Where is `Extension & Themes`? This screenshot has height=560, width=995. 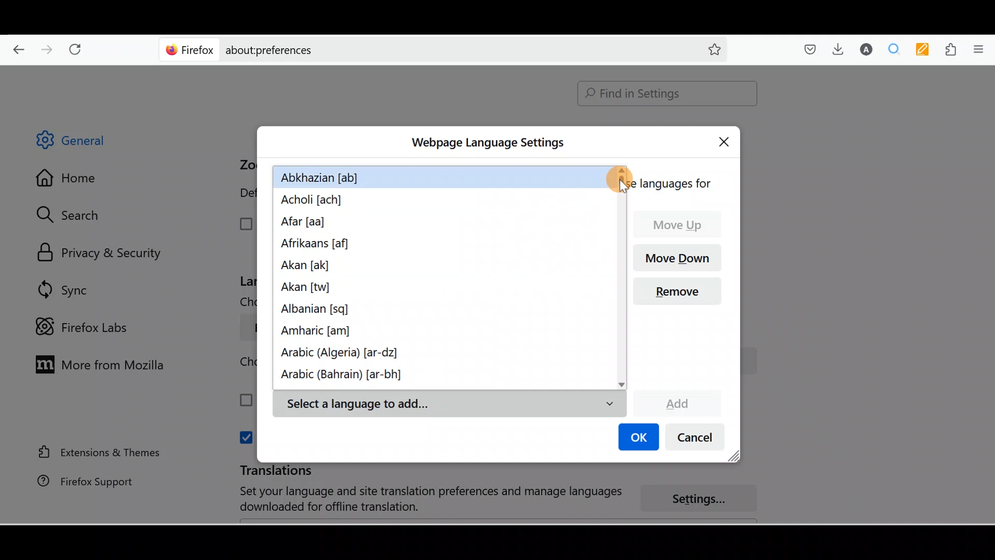
Extension & Themes is located at coordinates (94, 452).